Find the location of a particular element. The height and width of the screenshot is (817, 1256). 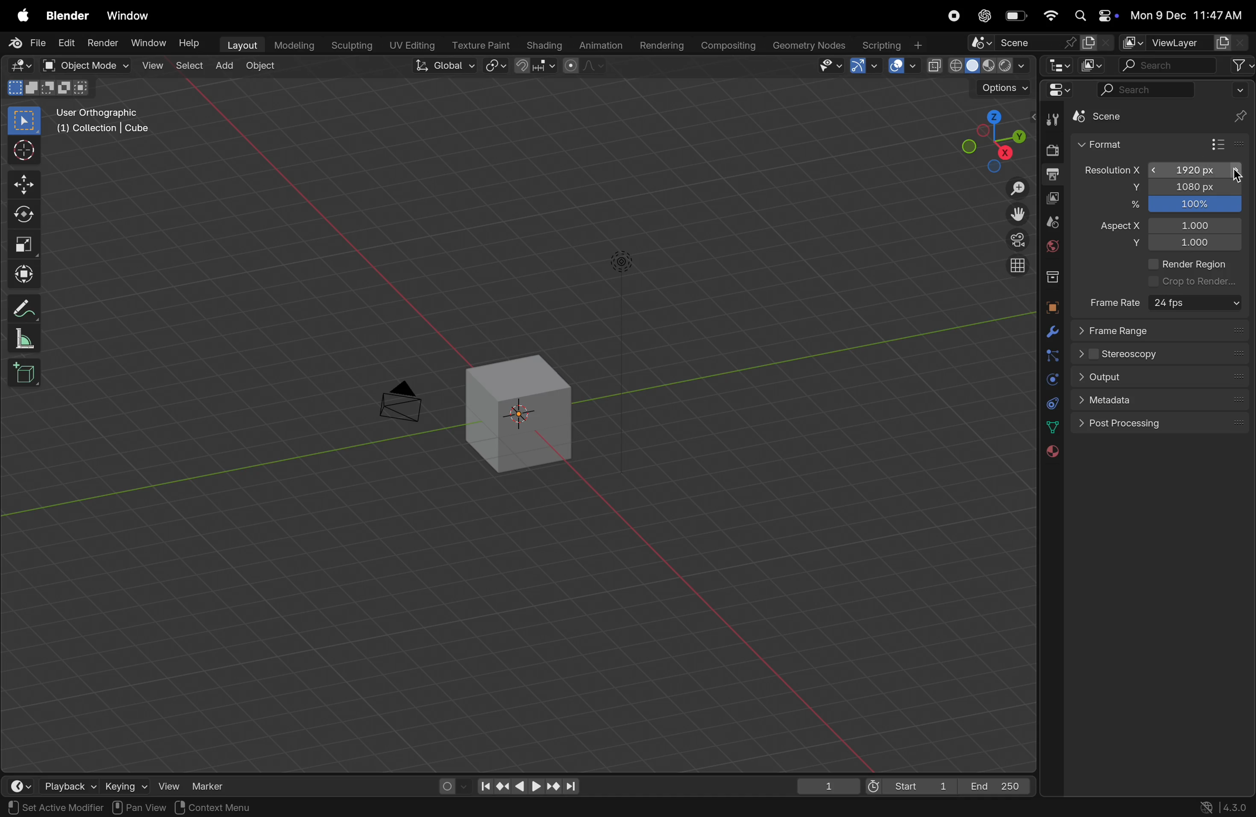

Sculpting is located at coordinates (349, 45).